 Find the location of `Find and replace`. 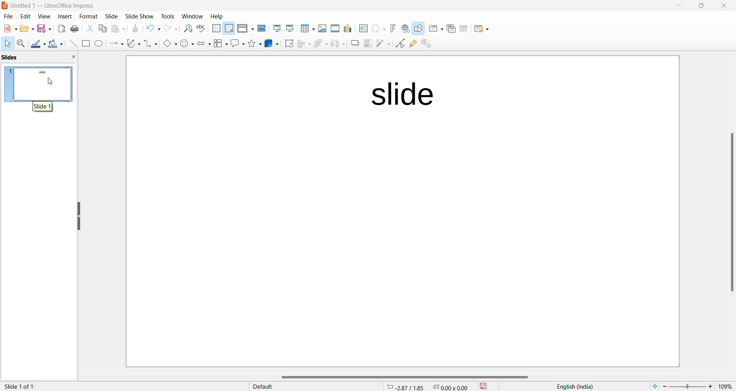

Find and replace is located at coordinates (187, 29).